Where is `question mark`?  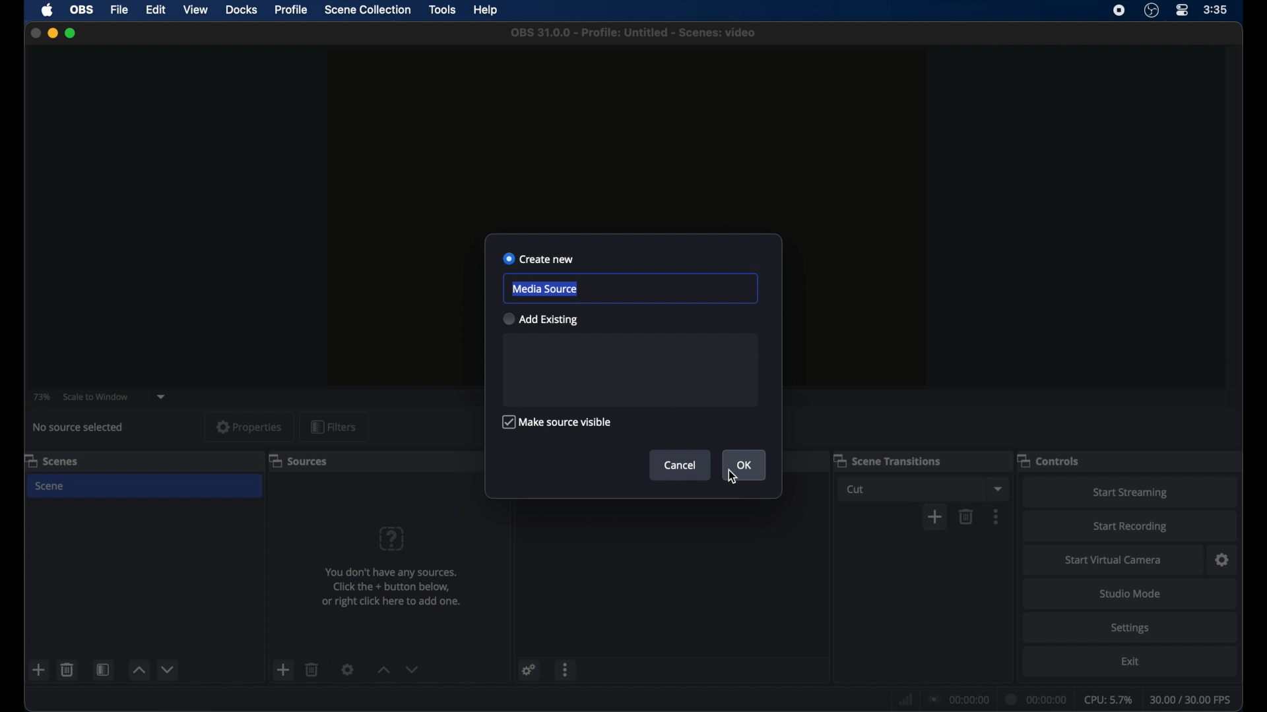
question mark is located at coordinates (391, 538).